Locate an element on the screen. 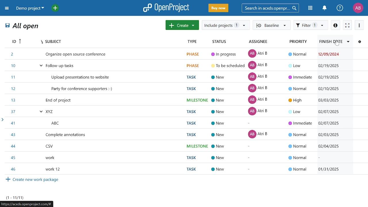 This screenshot has width=368, height=207. more options is located at coordinates (359, 25).